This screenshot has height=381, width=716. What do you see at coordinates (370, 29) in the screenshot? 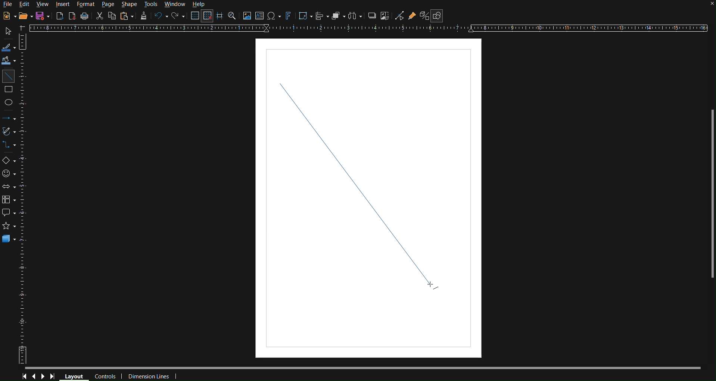
I see `Horizontal Ruler` at bounding box center [370, 29].